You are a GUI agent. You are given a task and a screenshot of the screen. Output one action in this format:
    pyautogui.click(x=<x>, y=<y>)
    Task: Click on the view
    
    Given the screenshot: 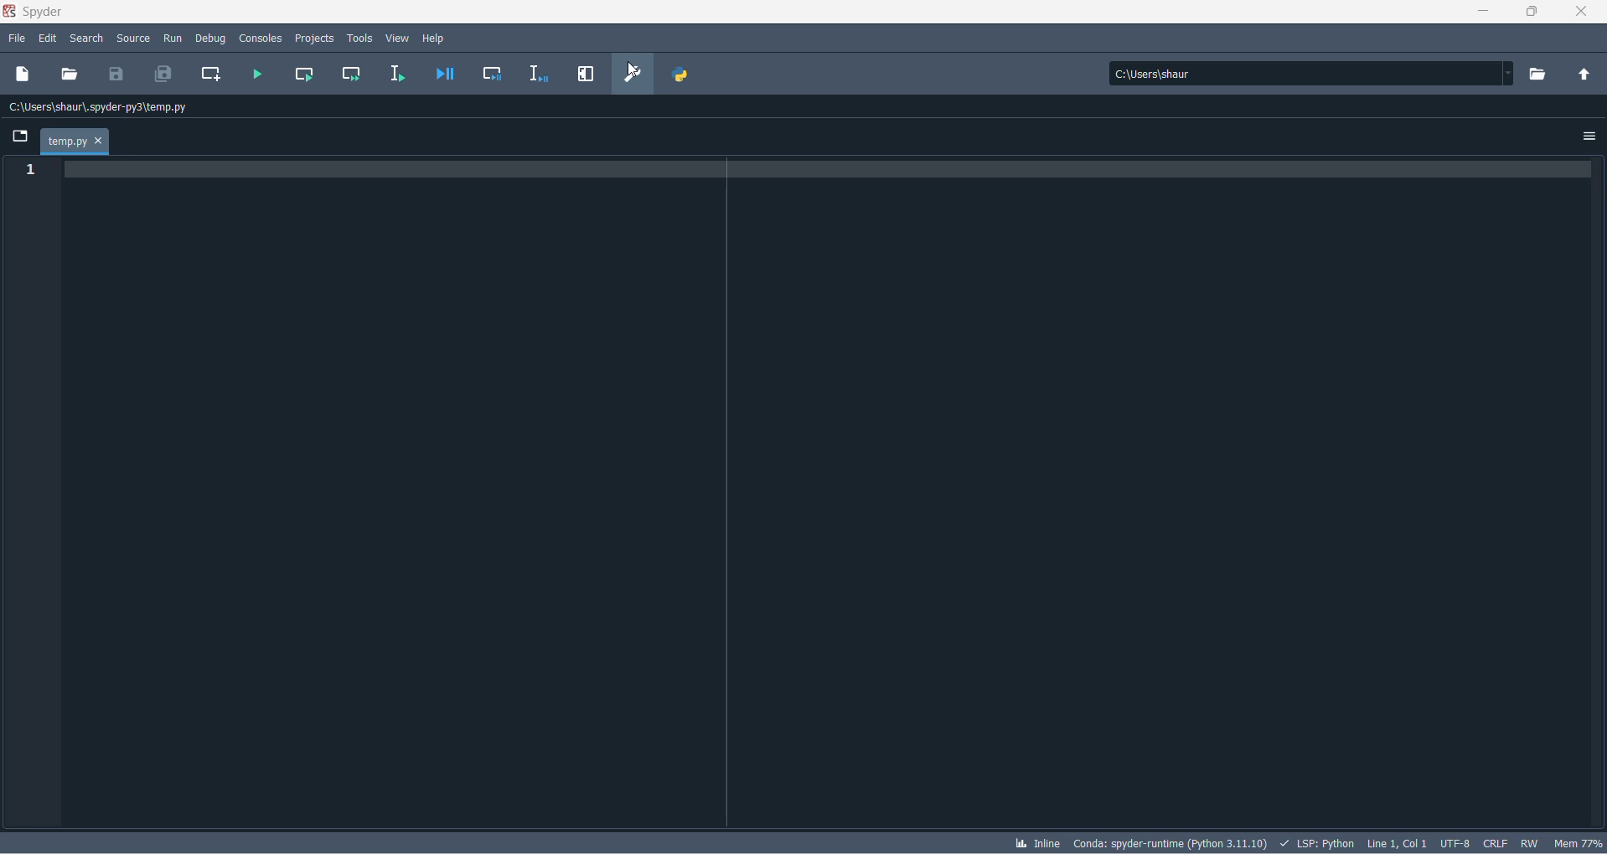 What is the action you would take?
    pyautogui.click(x=398, y=39)
    